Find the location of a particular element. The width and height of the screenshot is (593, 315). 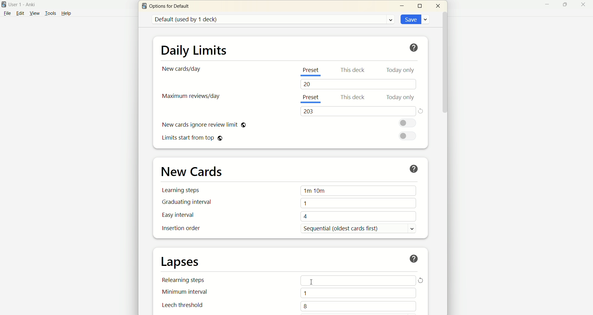

 is located at coordinates (358, 281).